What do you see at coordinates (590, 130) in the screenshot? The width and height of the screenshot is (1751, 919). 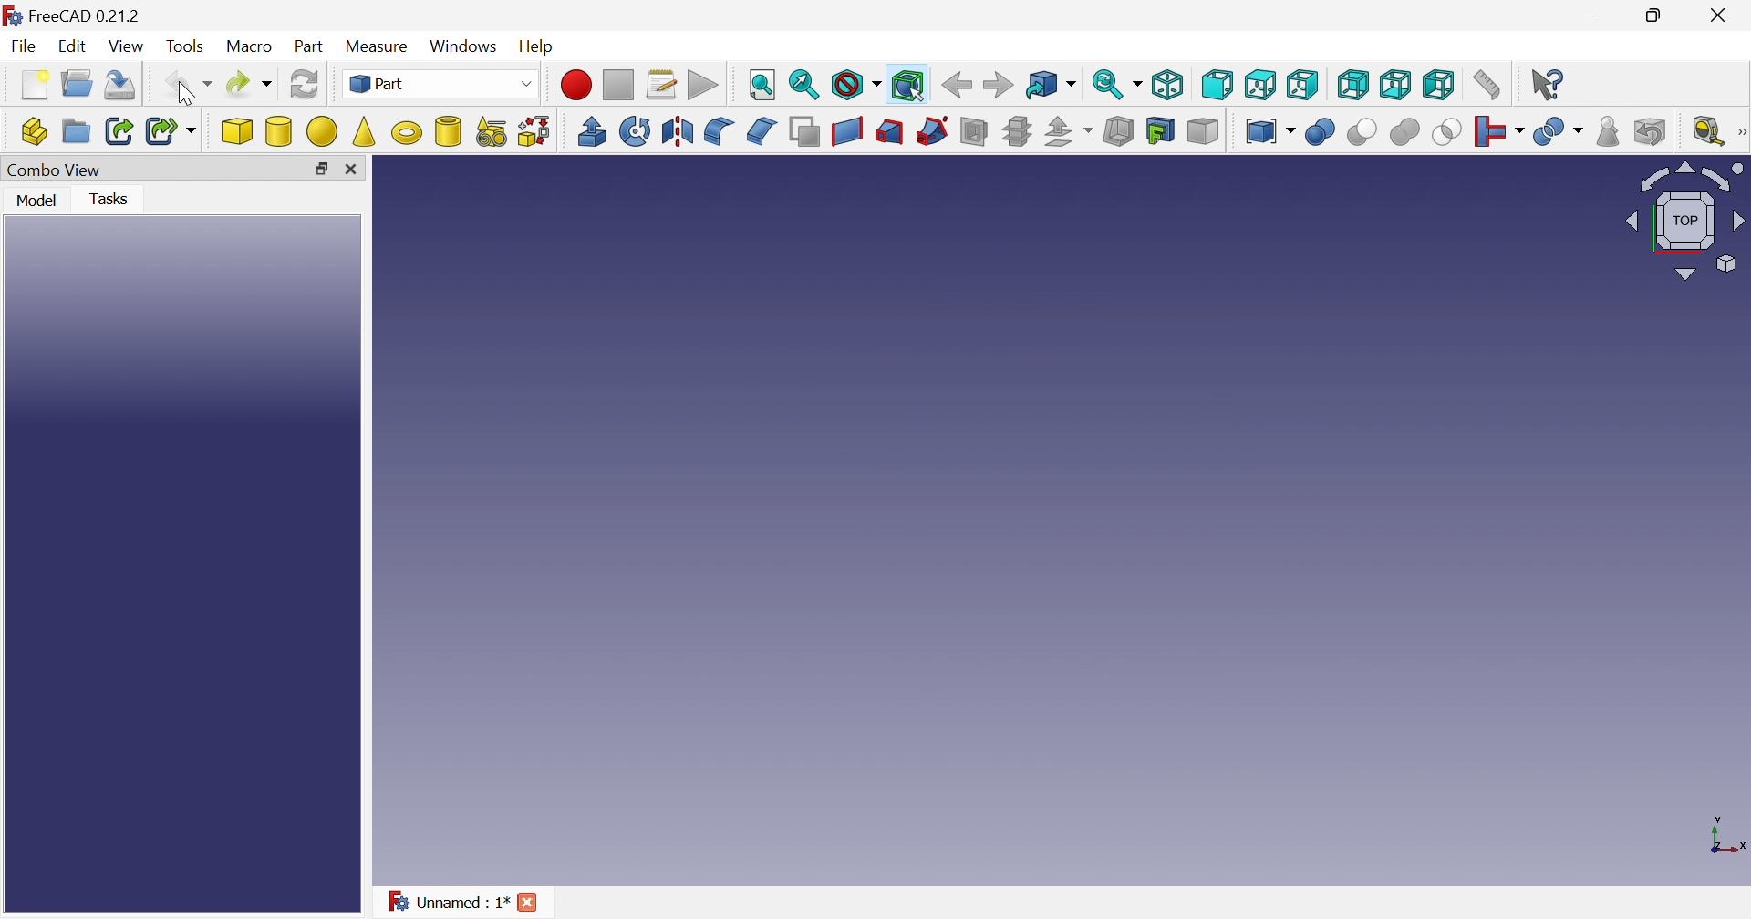 I see `Extrude...` at bounding box center [590, 130].